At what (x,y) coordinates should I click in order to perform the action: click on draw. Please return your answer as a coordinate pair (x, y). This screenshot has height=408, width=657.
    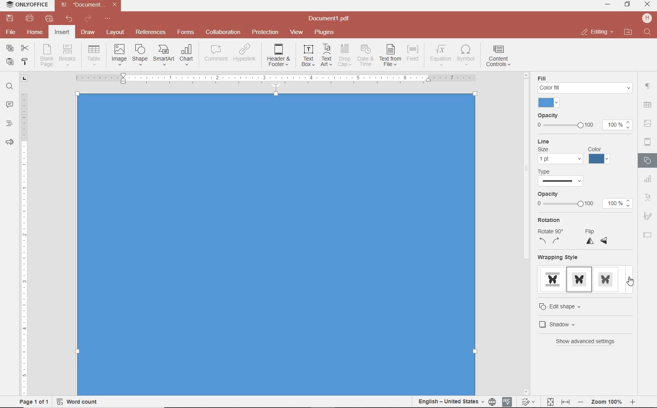
    Looking at the image, I should click on (88, 32).